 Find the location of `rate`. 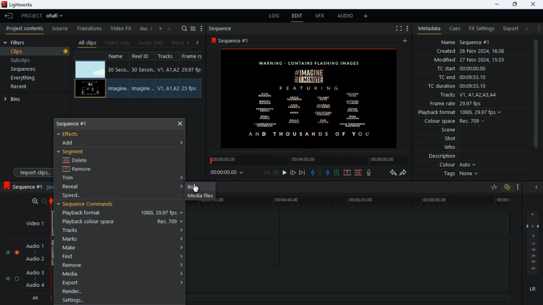

rate is located at coordinates (491, 187).